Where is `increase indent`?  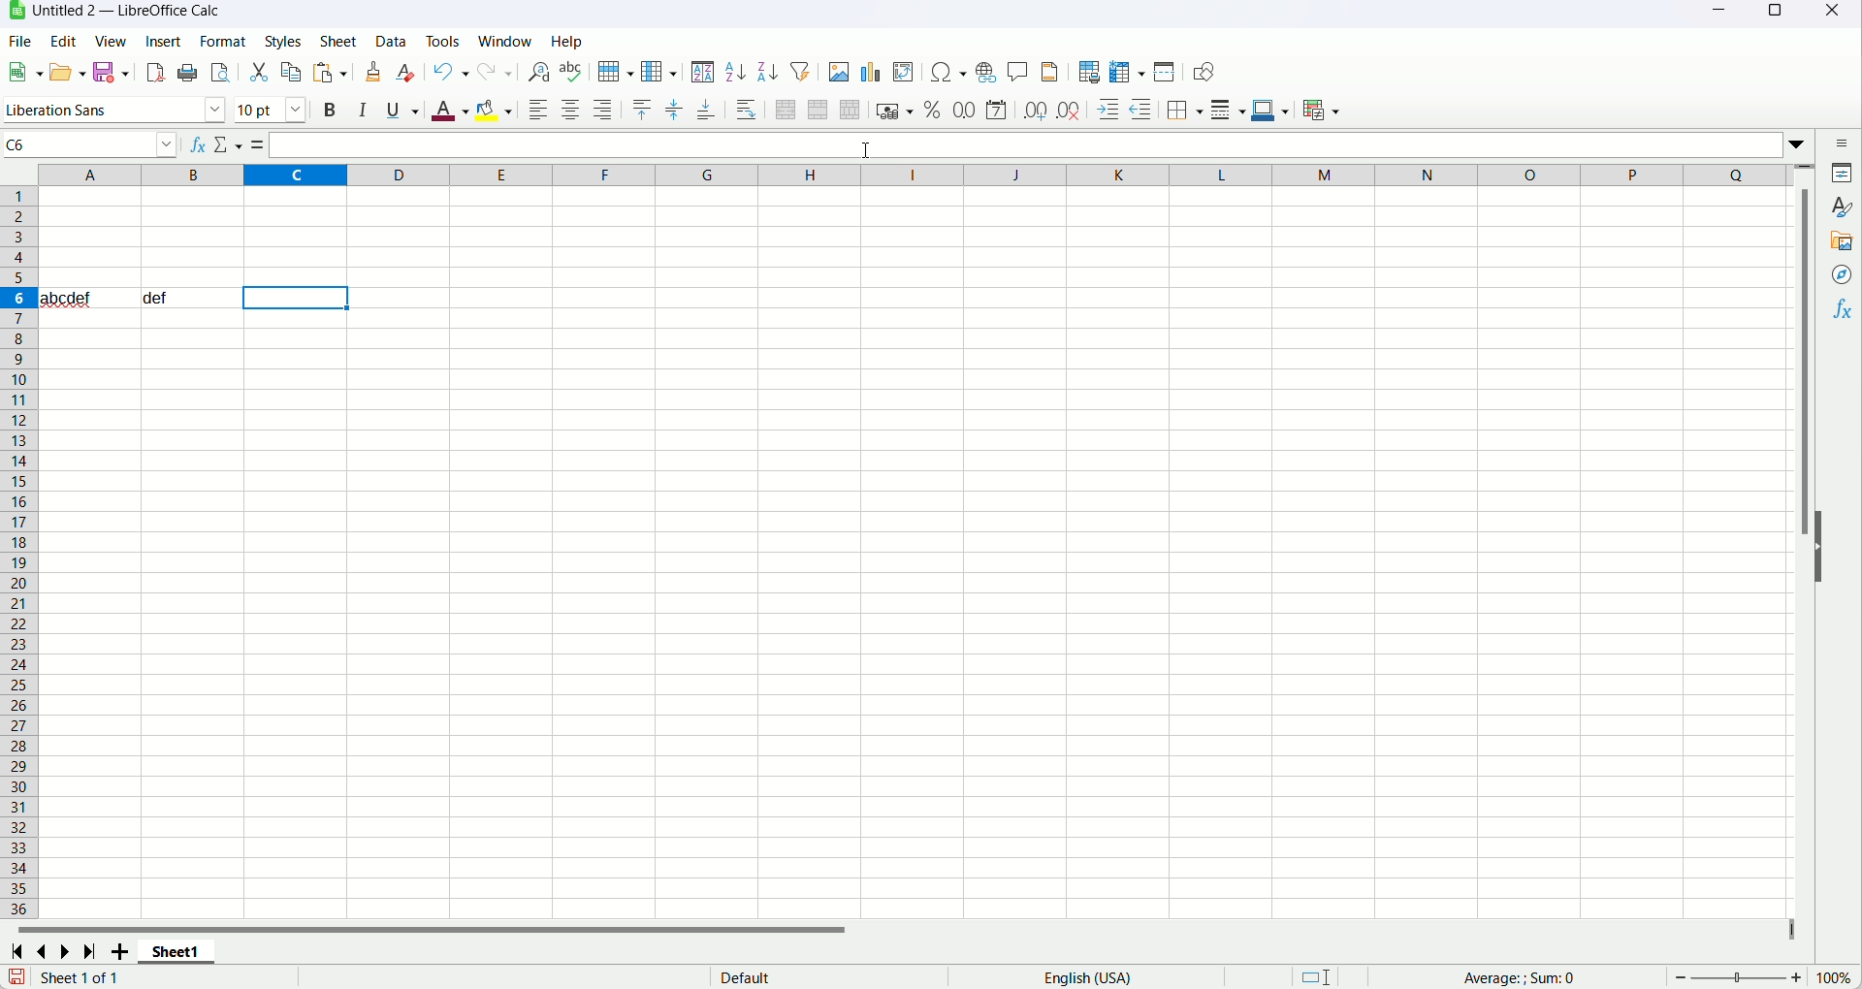 increase indent is located at coordinates (1108, 110).